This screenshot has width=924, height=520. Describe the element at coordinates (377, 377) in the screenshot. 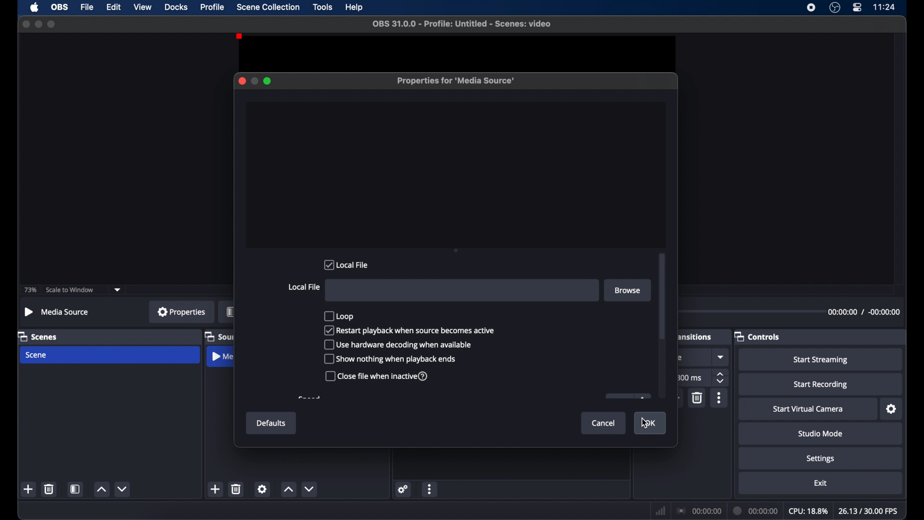

I see `close file when inactive` at that location.